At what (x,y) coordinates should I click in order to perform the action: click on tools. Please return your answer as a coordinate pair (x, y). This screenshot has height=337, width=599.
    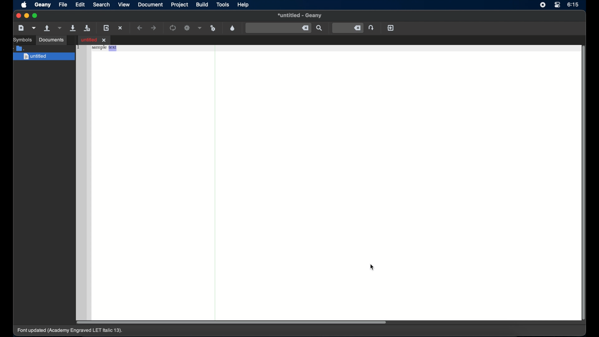
    Looking at the image, I should click on (223, 5).